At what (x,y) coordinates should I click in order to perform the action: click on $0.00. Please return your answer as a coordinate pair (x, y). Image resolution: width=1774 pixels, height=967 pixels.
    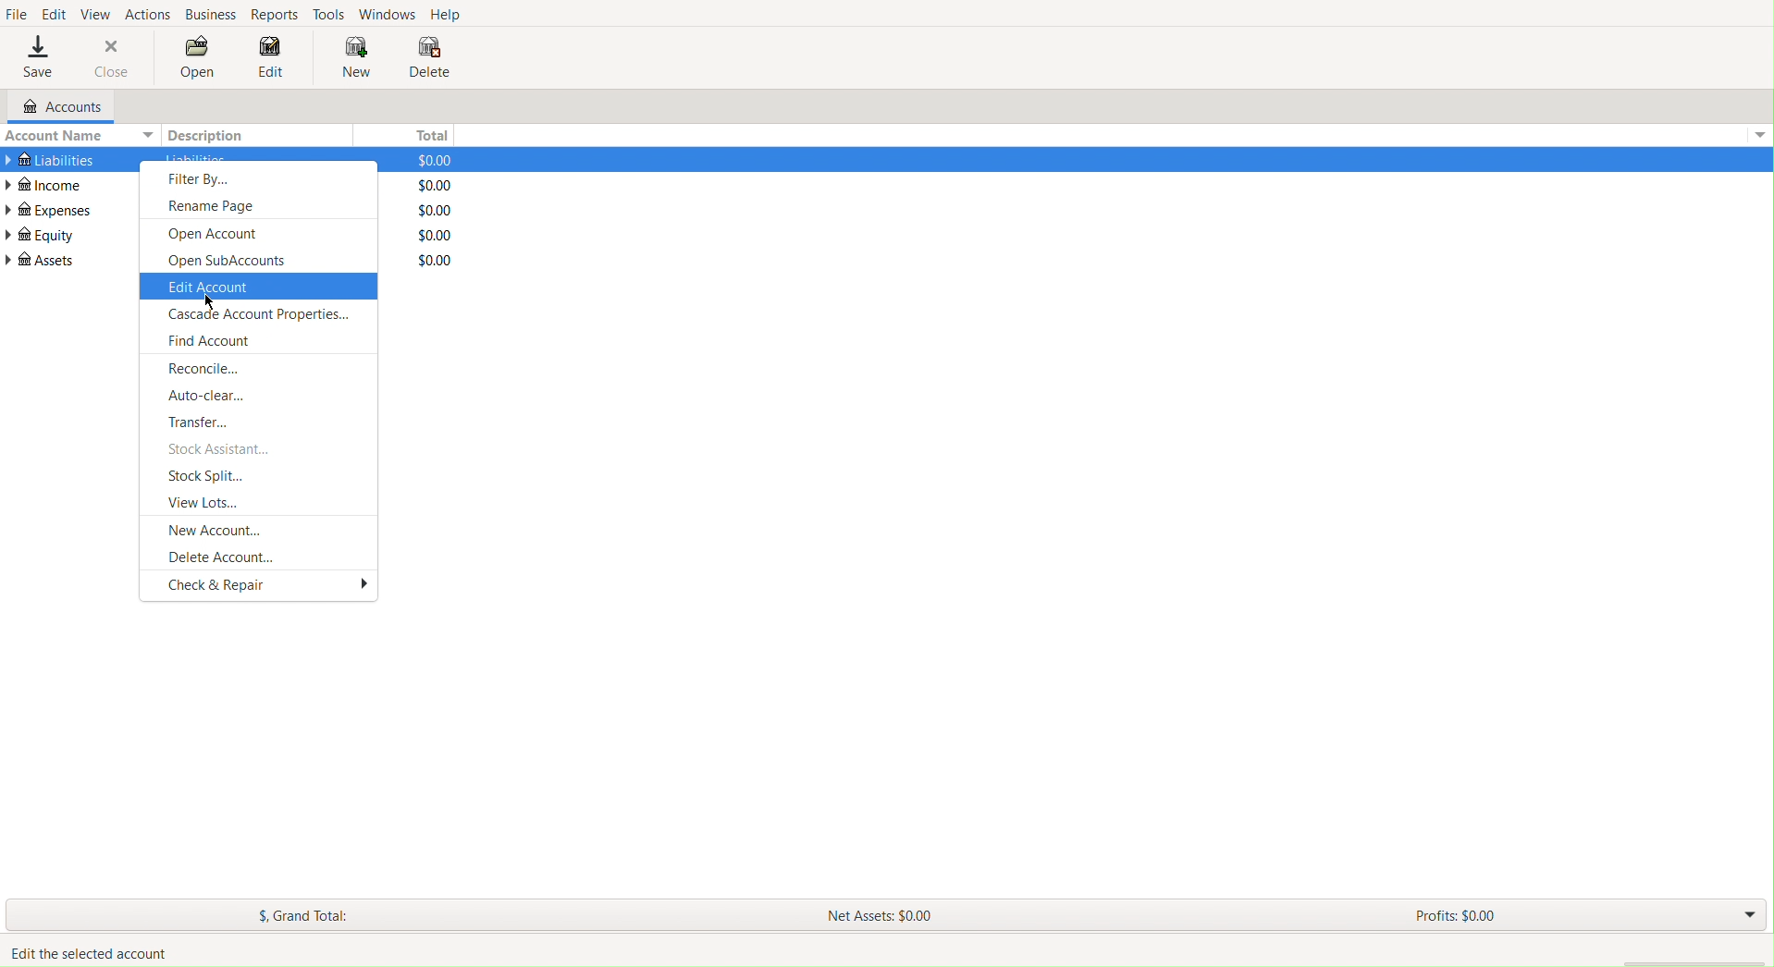
    Looking at the image, I should click on (429, 235).